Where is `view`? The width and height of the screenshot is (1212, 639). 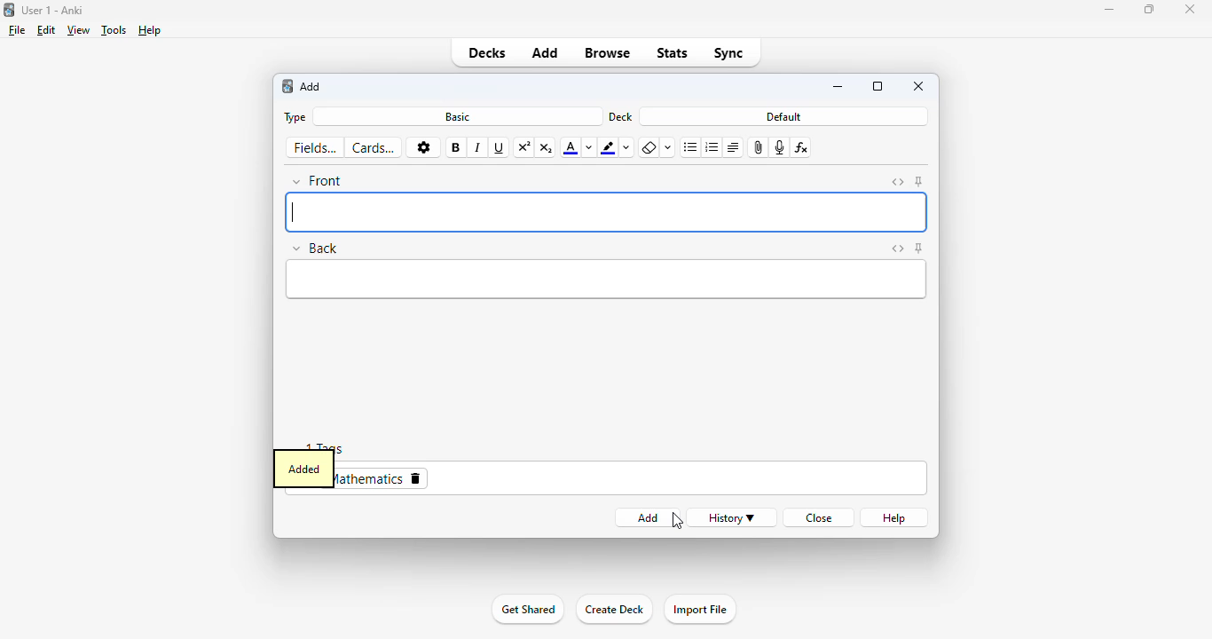 view is located at coordinates (79, 29).